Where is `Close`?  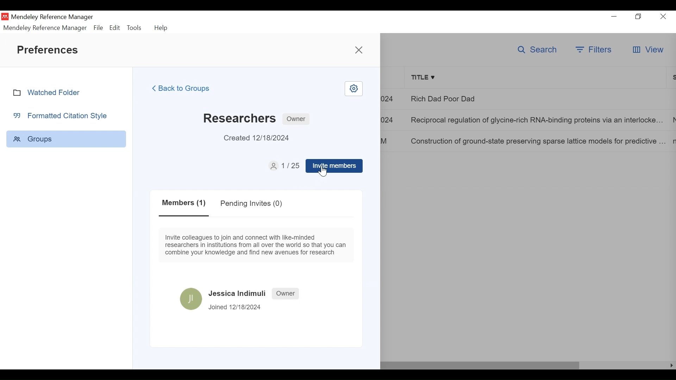 Close is located at coordinates (359, 49).